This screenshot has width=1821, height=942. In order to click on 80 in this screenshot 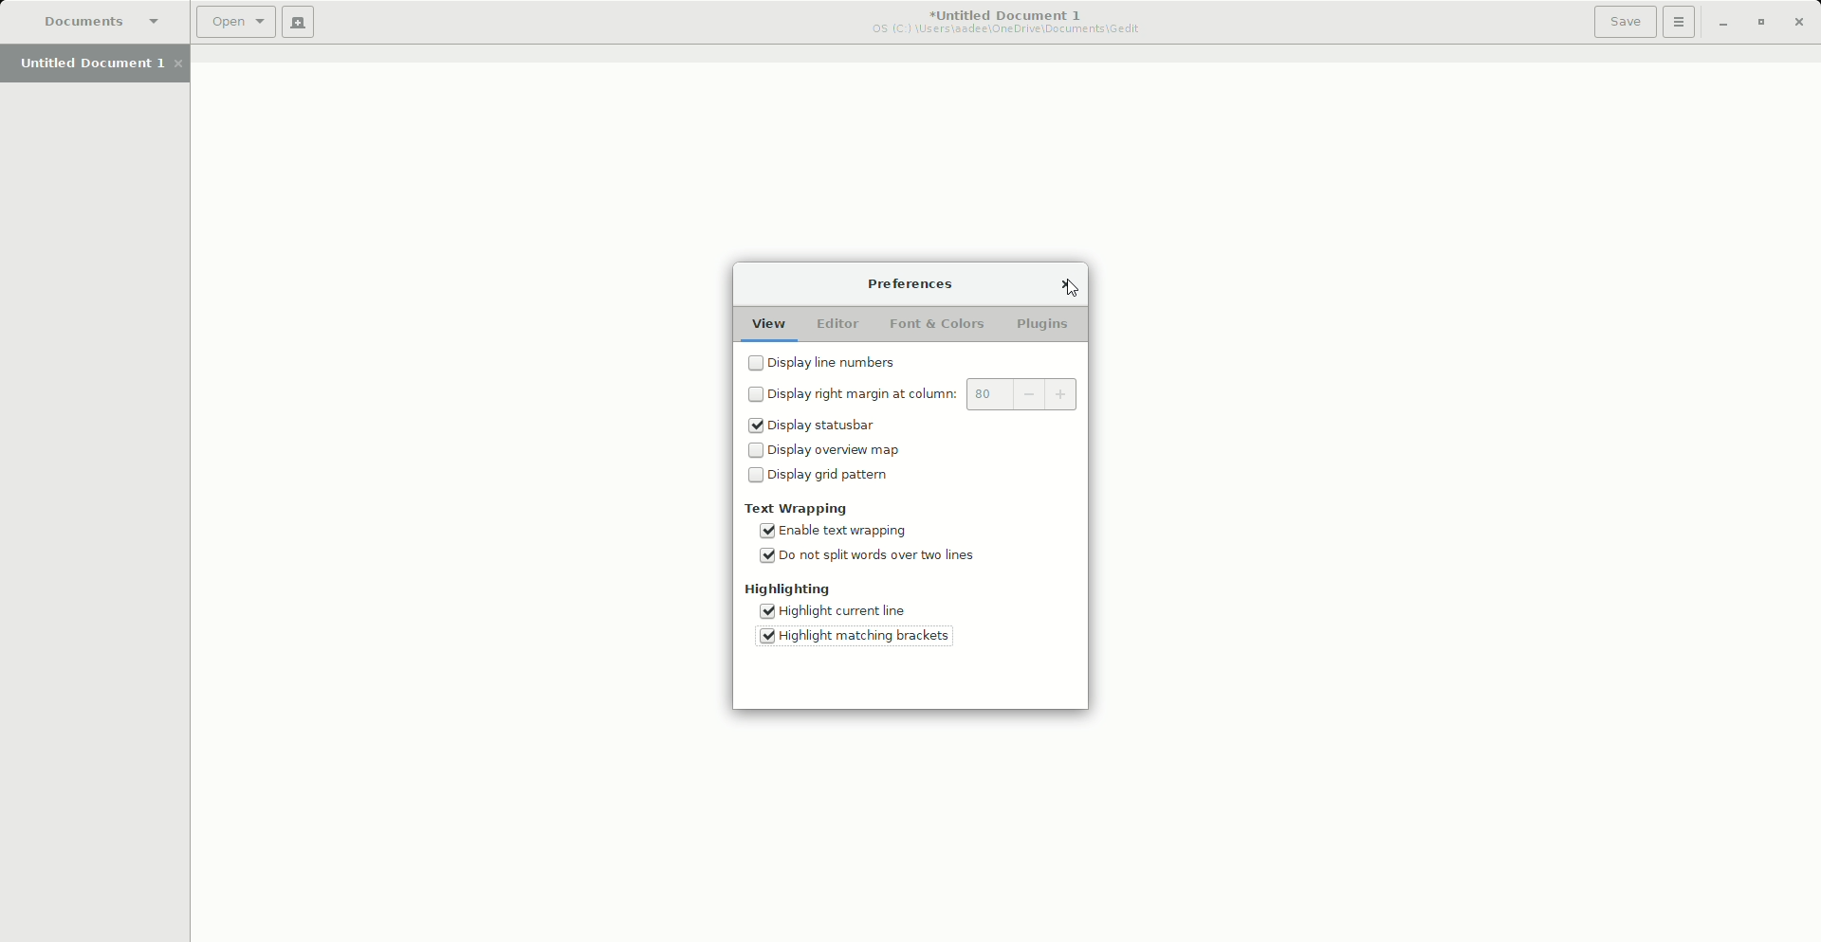, I will do `click(1023, 394)`.